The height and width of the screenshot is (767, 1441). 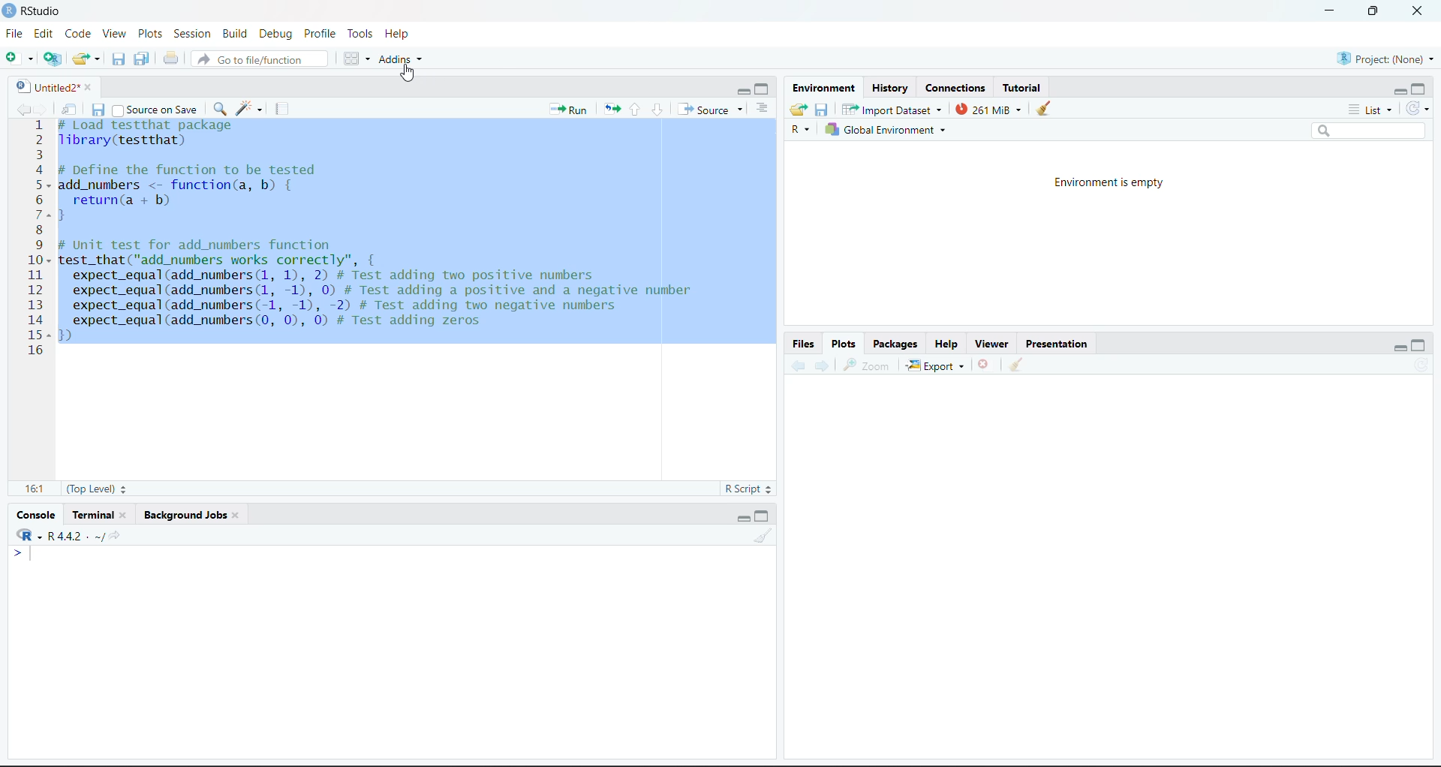 What do you see at coordinates (150, 33) in the screenshot?
I see `Plots` at bounding box center [150, 33].